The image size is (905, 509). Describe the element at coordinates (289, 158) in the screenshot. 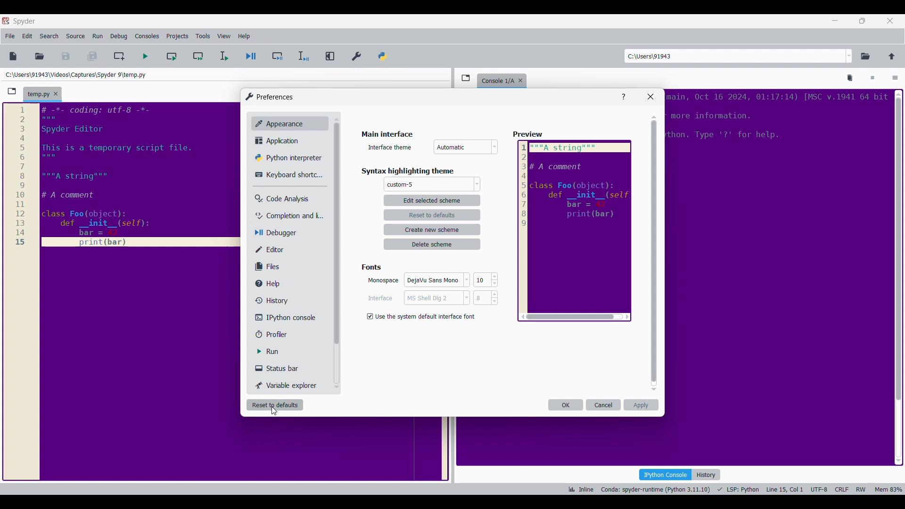

I see `Python interpretor` at that location.